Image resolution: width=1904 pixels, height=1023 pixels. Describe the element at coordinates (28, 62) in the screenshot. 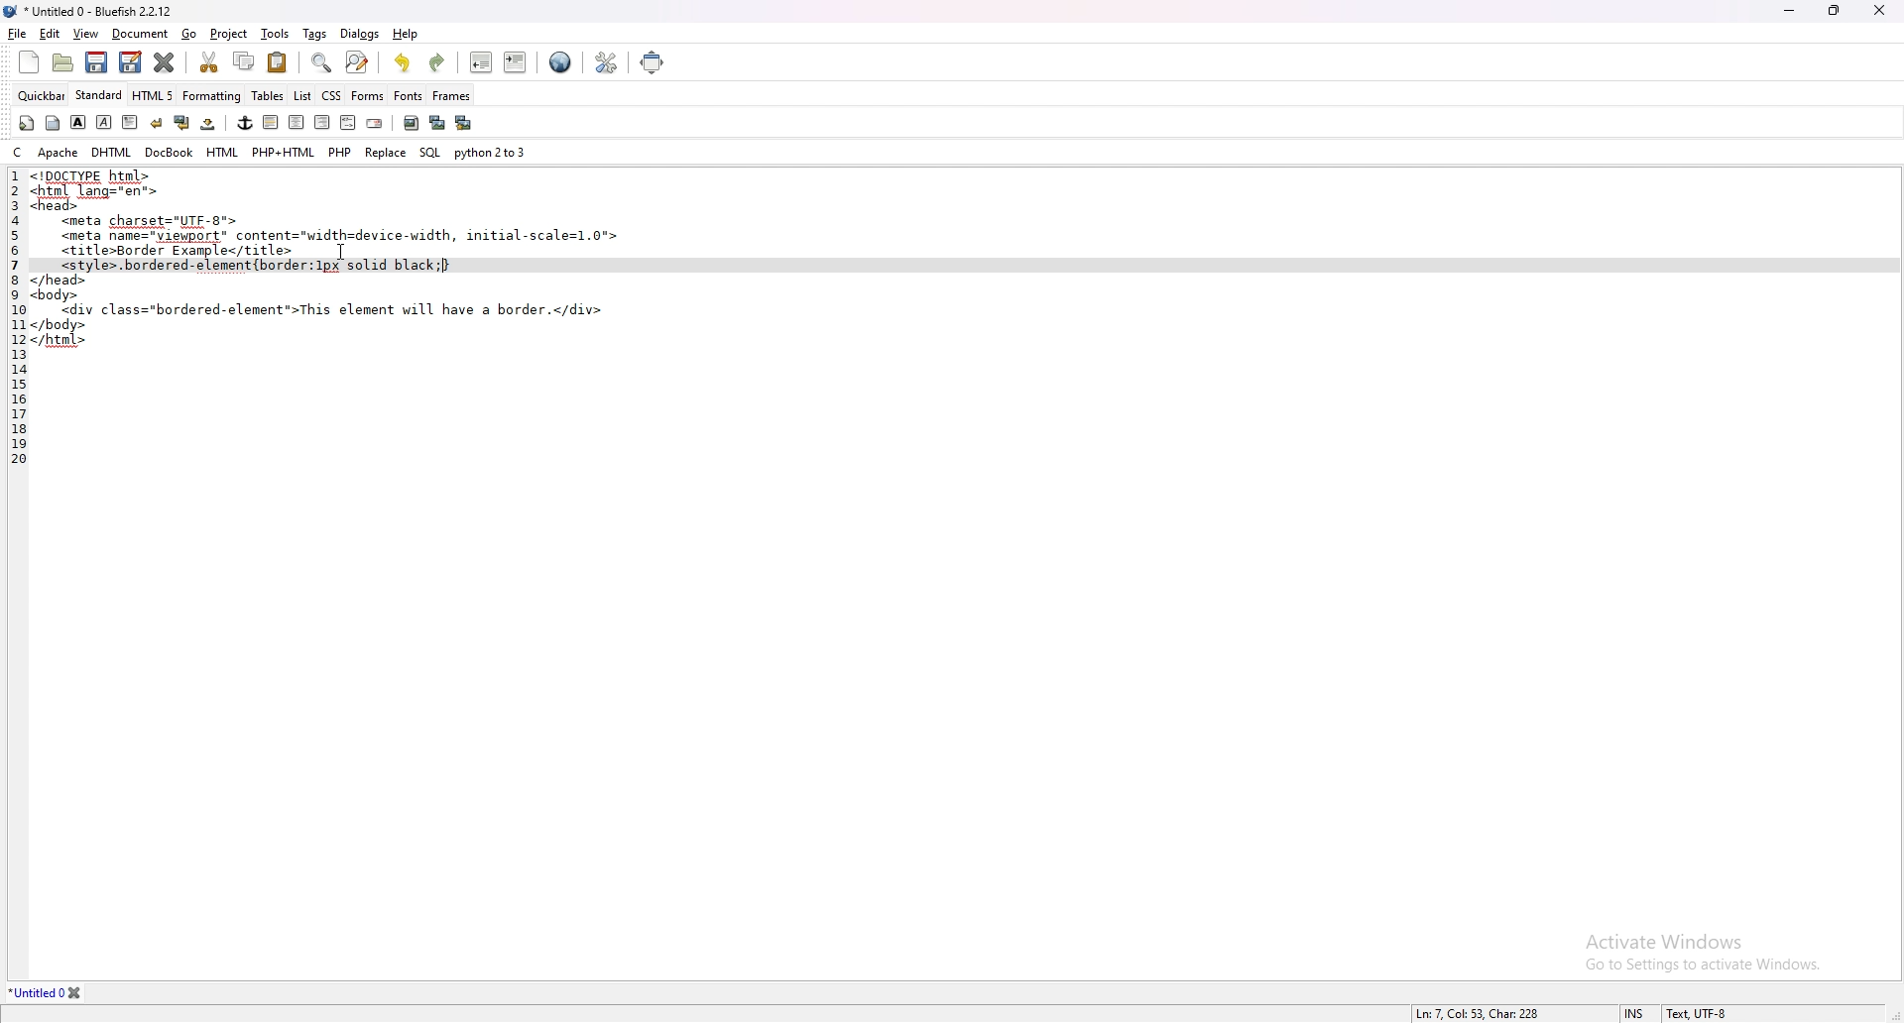

I see `new` at that location.